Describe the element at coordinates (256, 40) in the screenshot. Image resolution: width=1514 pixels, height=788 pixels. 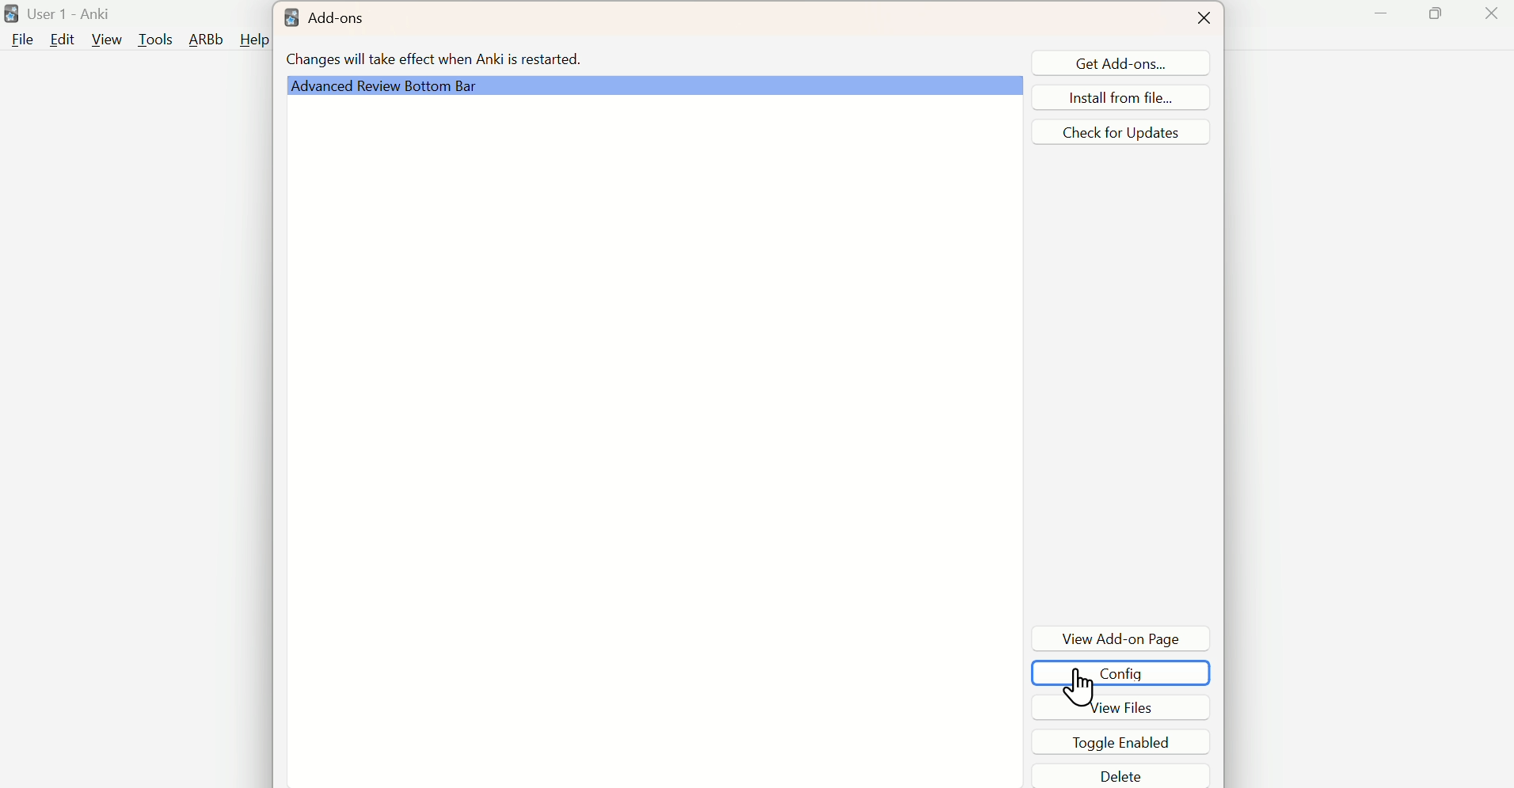
I see `Help` at that location.